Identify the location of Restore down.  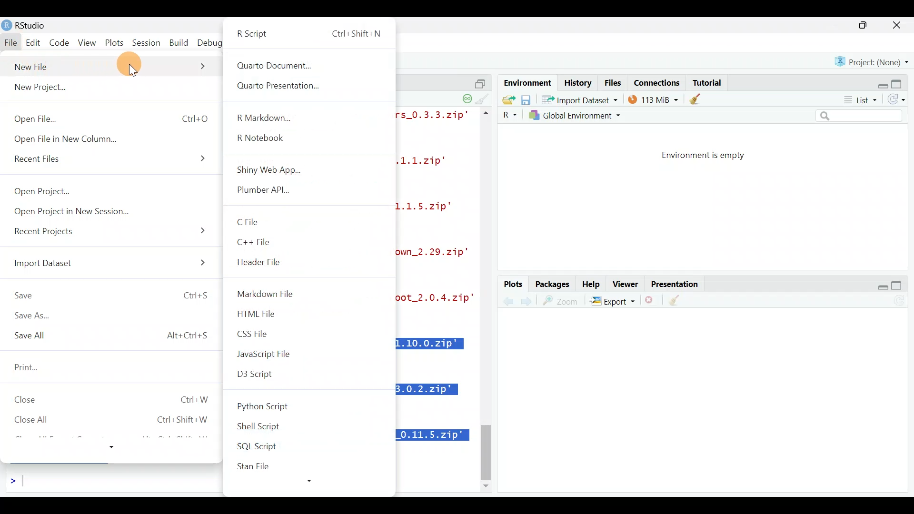
(878, 286).